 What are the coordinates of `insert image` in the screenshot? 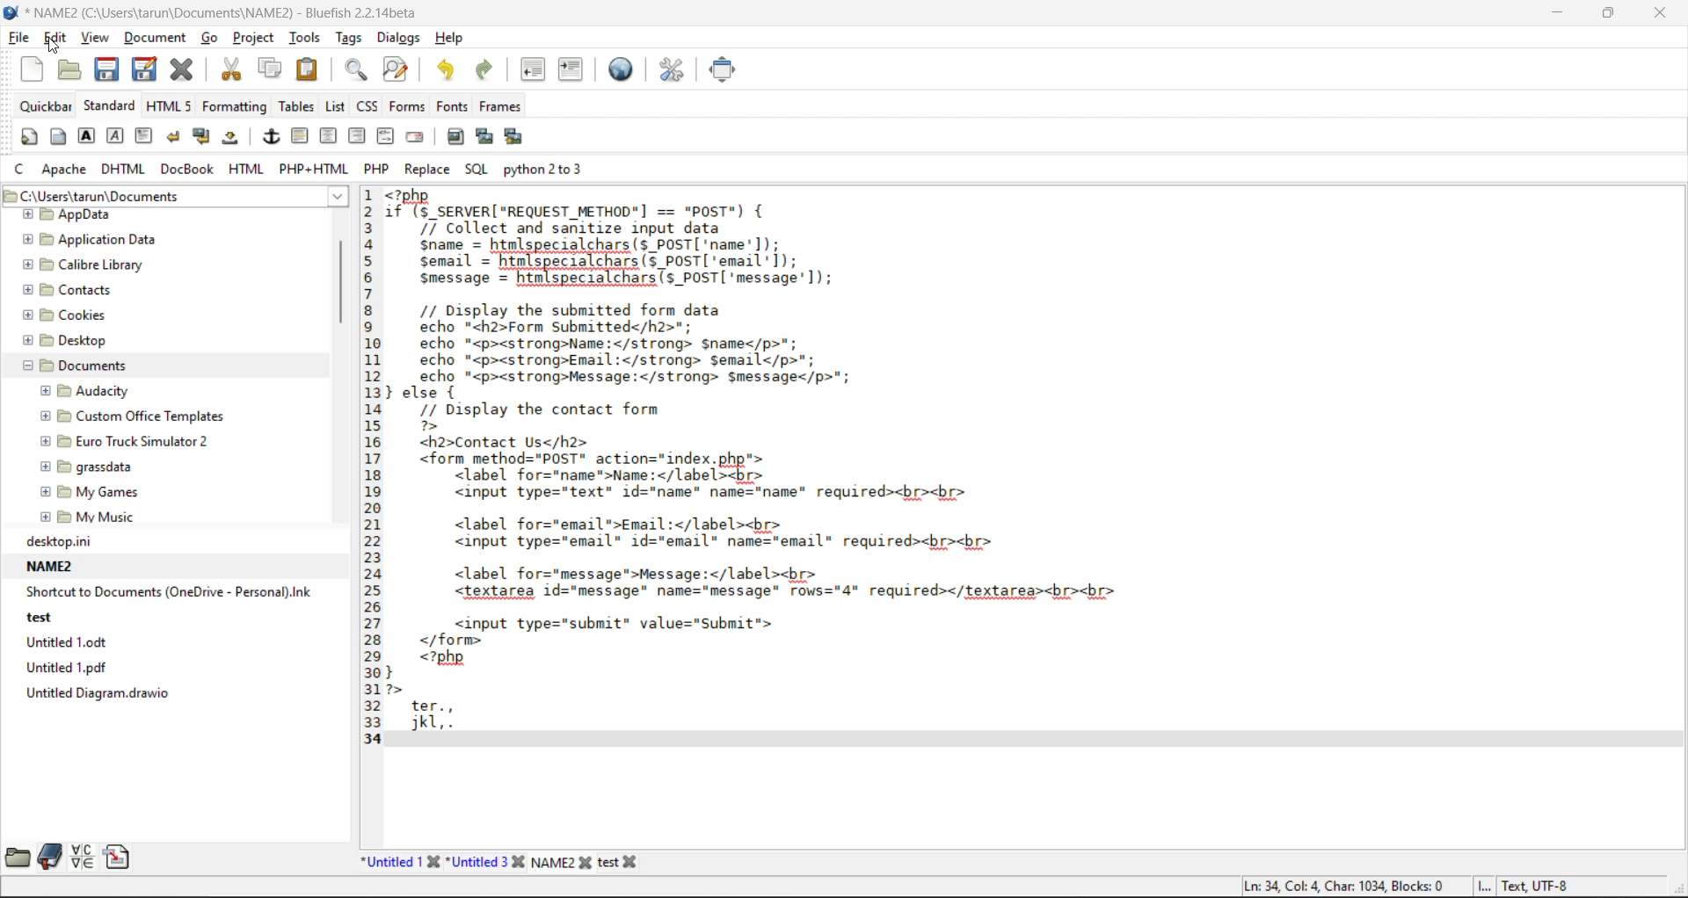 It's located at (458, 135).